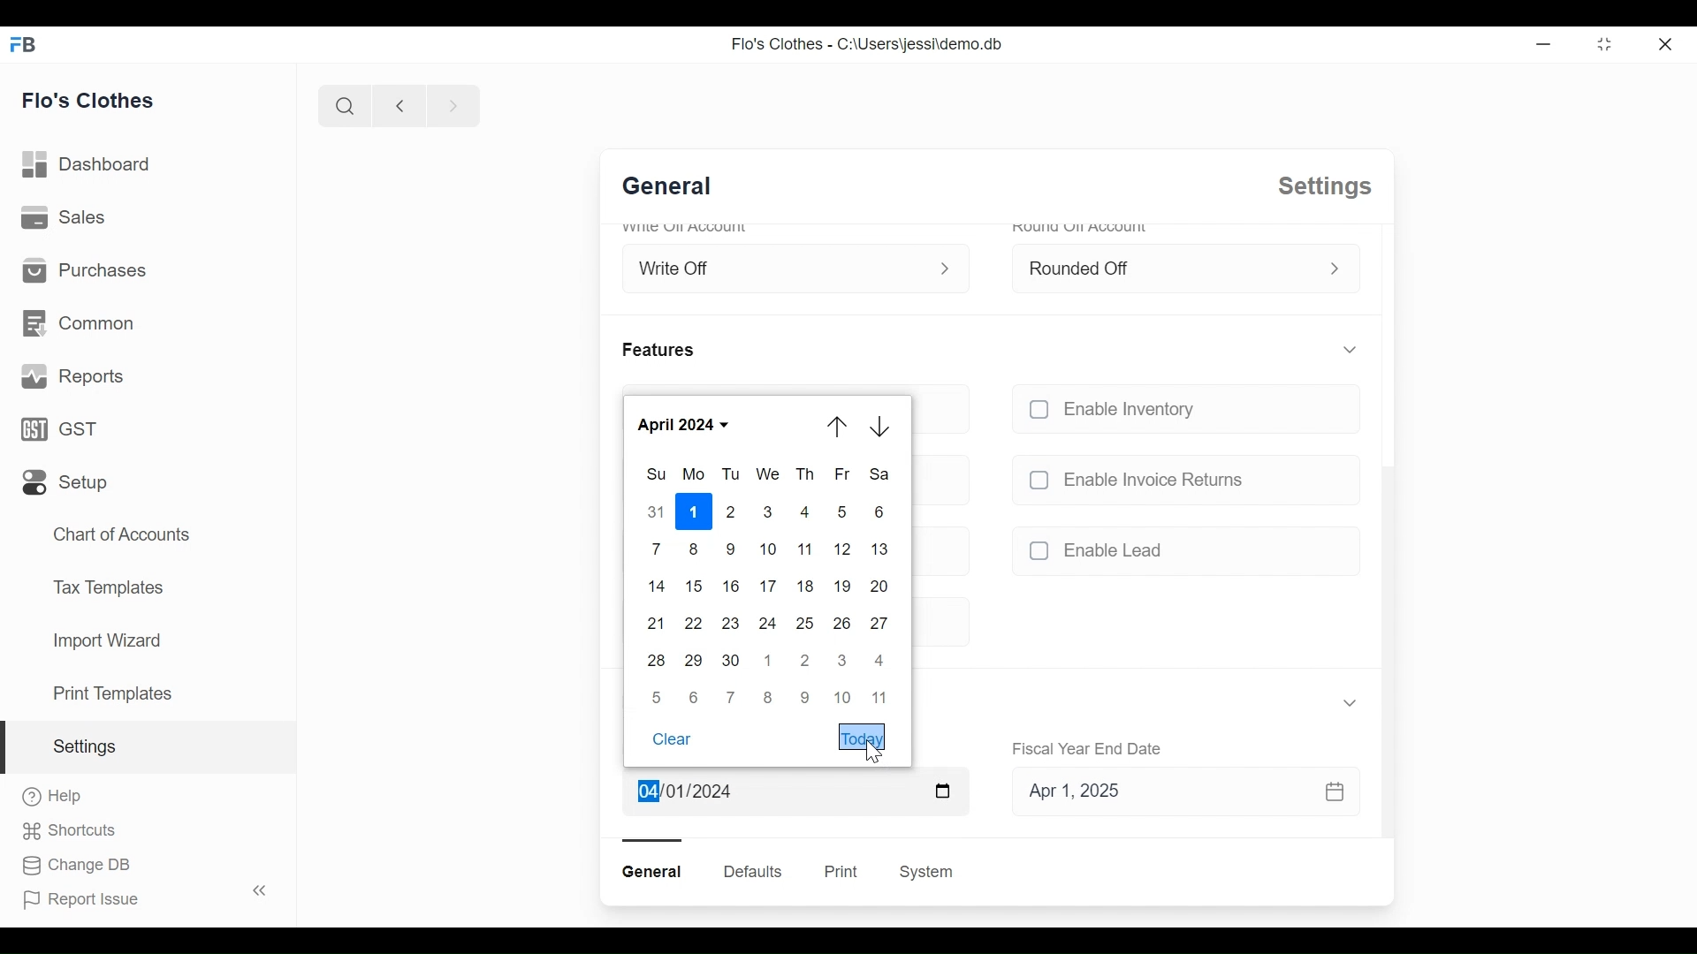 The image size is (1697, 954). What do you see at coordinates (141, 896) in the screenshot?
I see `Report Issue` at bounding box center [141, 896].